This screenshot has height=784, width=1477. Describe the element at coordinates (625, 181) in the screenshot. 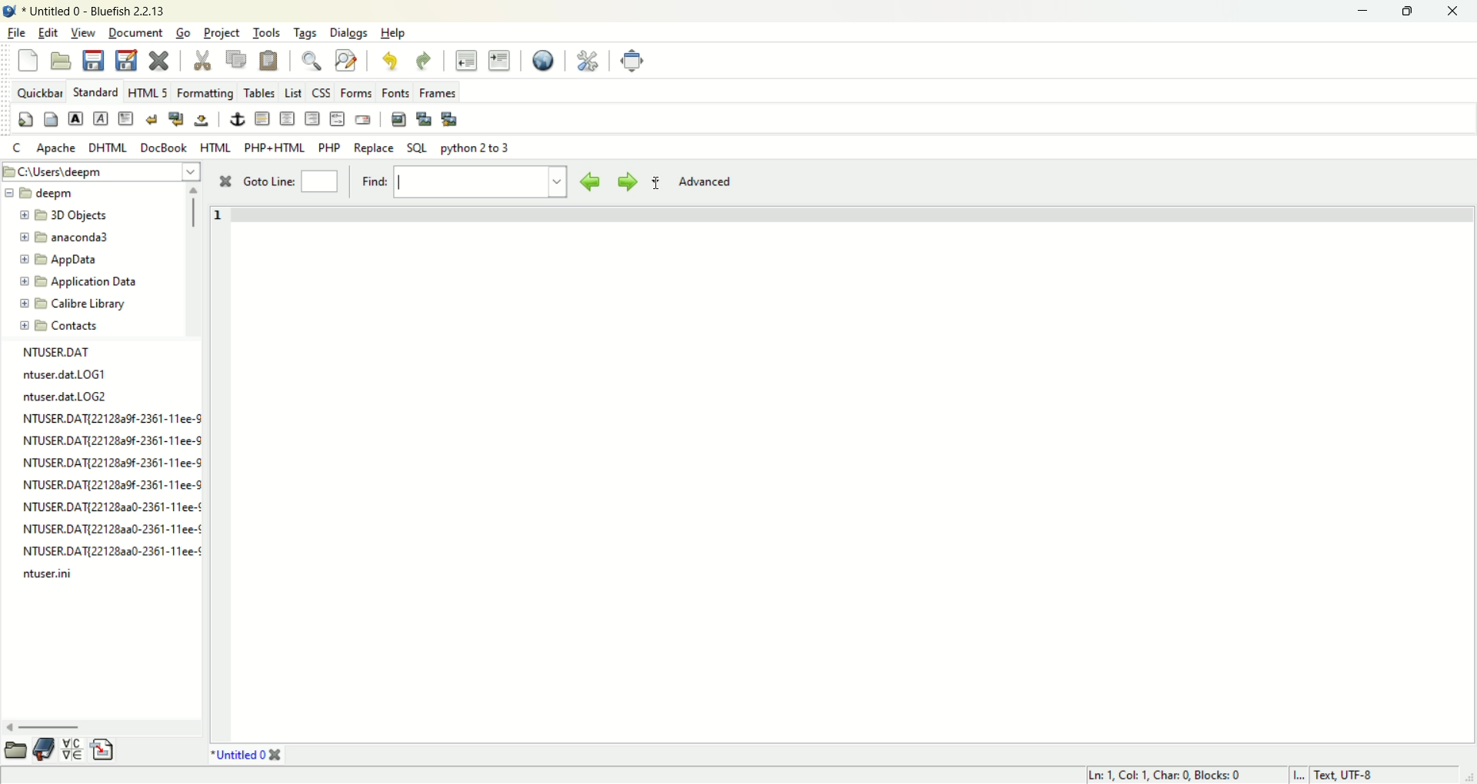

I see `next` at that location.